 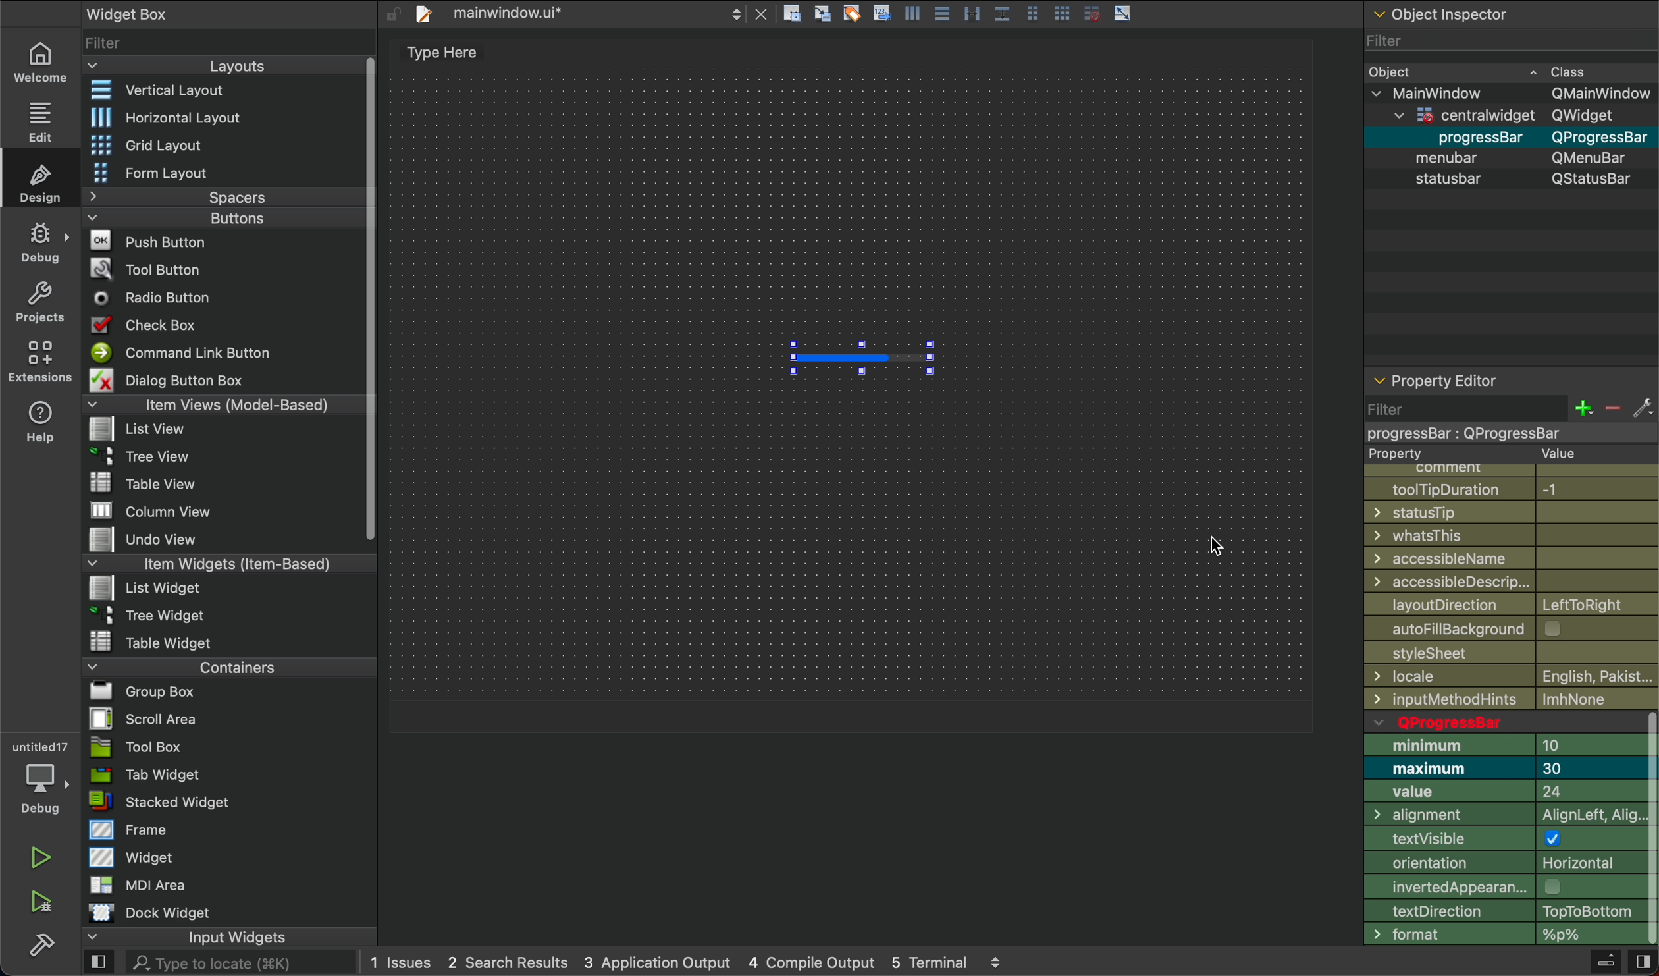 I want to click on progress bar, so click(x=861, y=356).